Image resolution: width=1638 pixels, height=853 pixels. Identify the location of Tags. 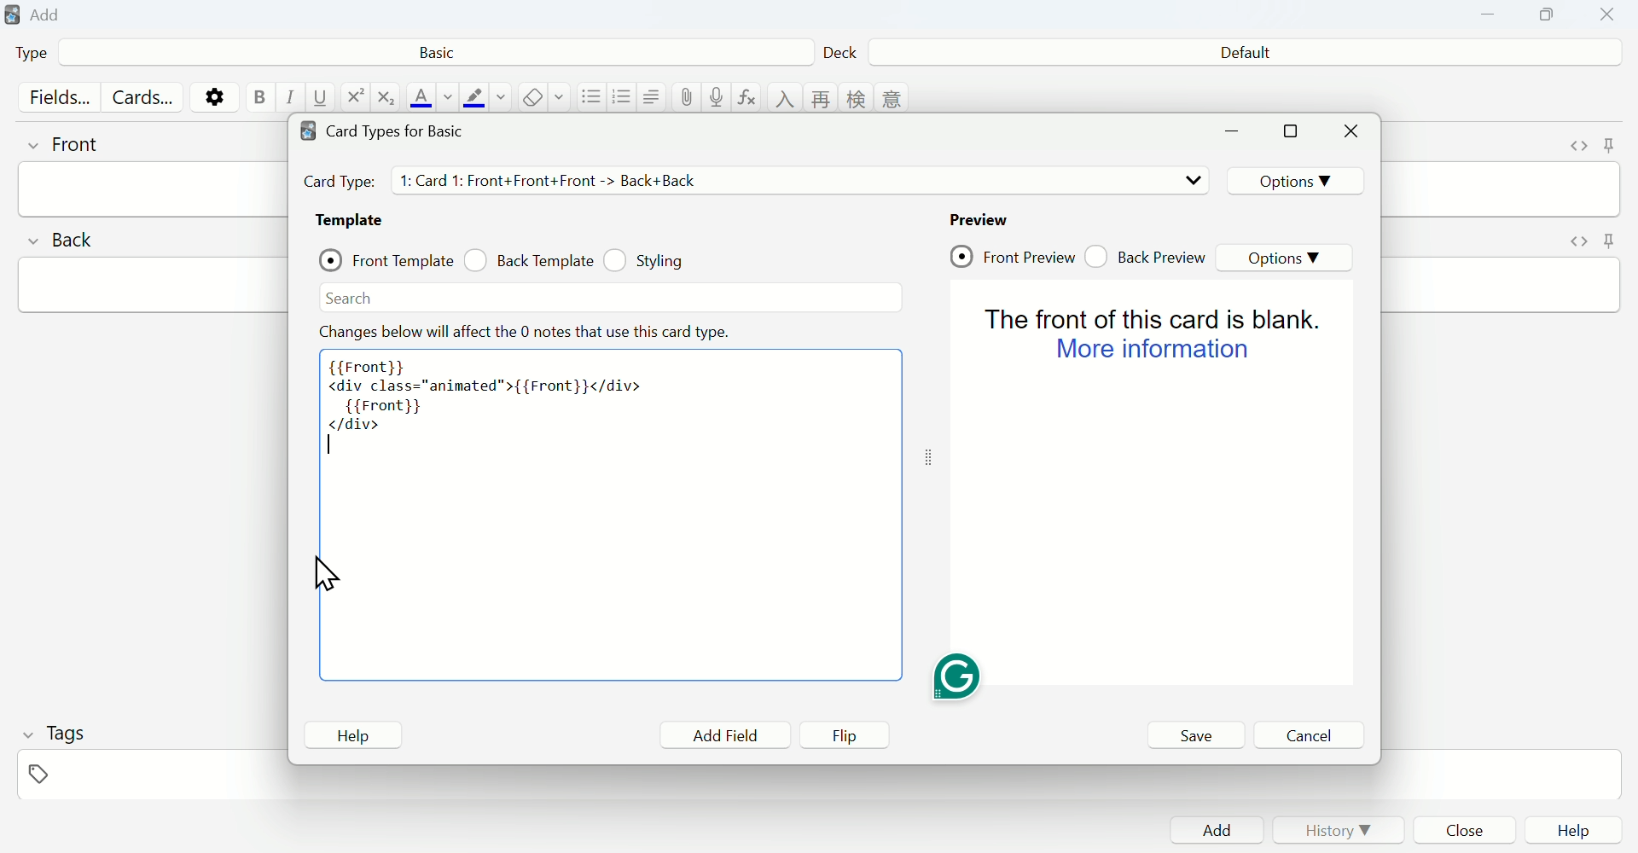
(64, 732).